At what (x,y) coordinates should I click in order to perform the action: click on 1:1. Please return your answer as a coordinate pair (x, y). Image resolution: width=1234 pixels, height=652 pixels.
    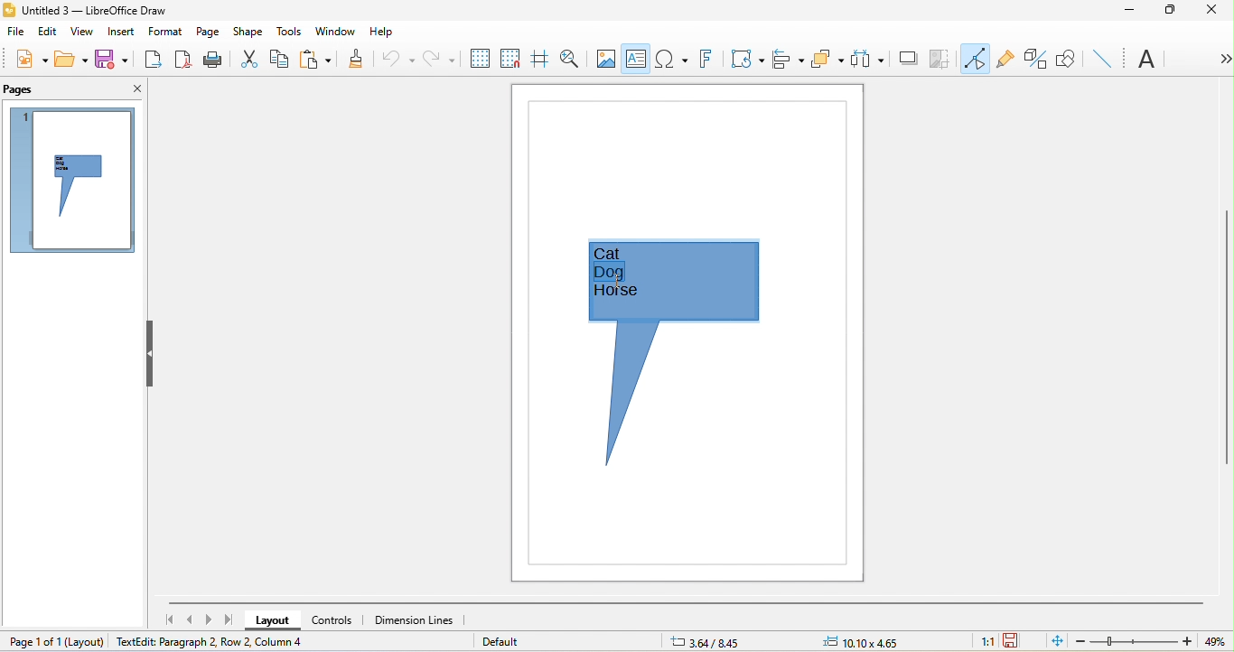
    Looking at the image, I should click on (983, 641).